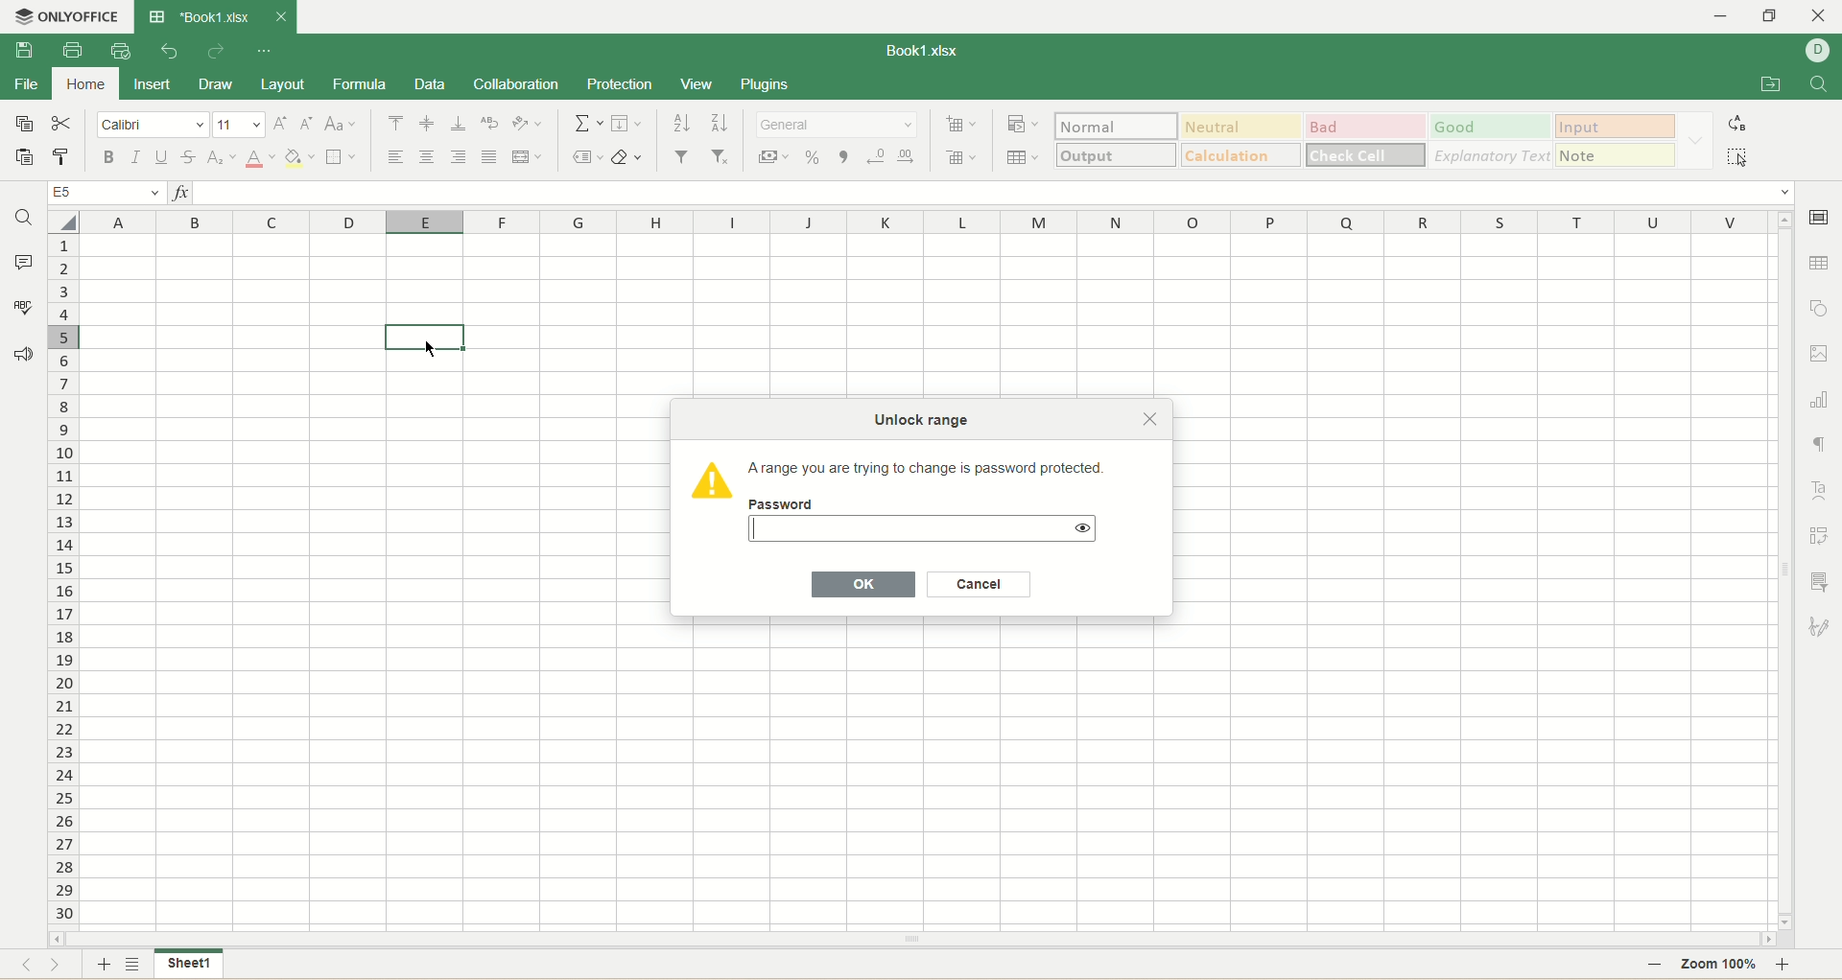 The height and width of the screenshot is (980, 1842). Describe the element at coordinates (342, 160) in the screenshot. I see `border` at that location.